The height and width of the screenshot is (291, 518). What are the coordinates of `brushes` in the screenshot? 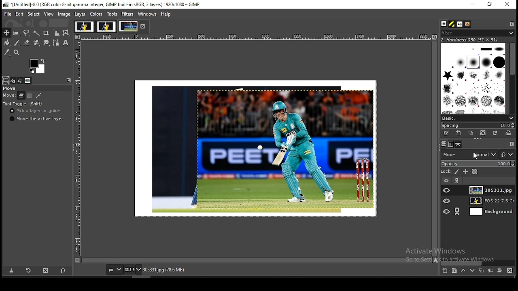 It's located at (474, 78).